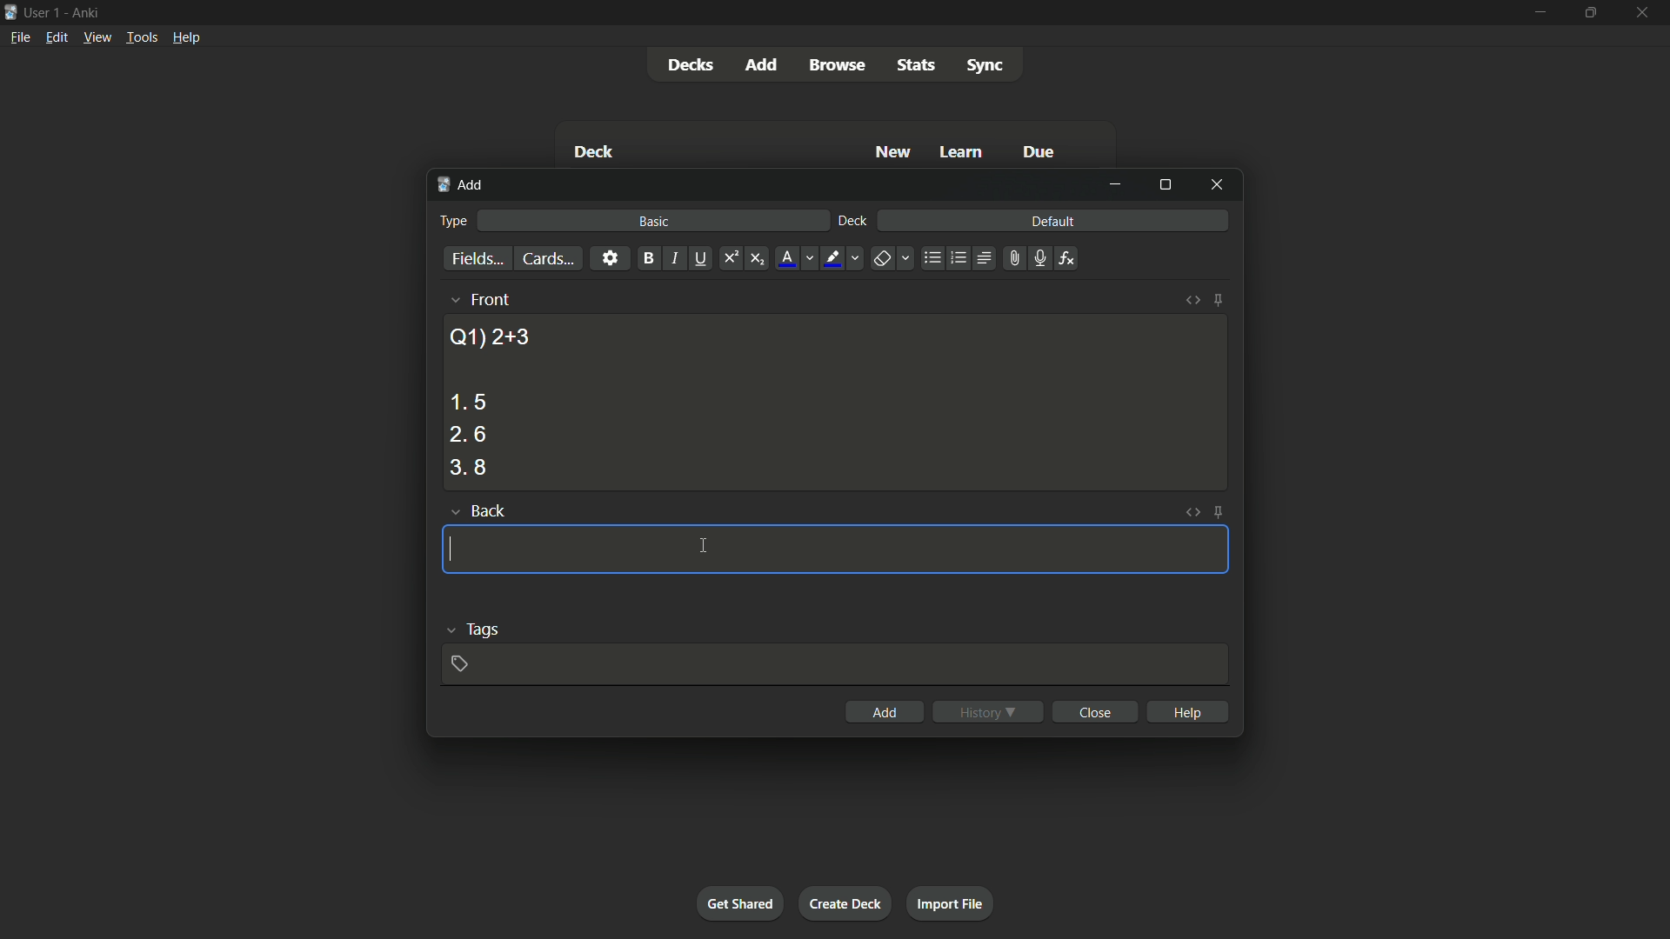  What do you see at coordinates (844, 902) in the screenshot?
I see `create deck` at bounding box center [844, 902].